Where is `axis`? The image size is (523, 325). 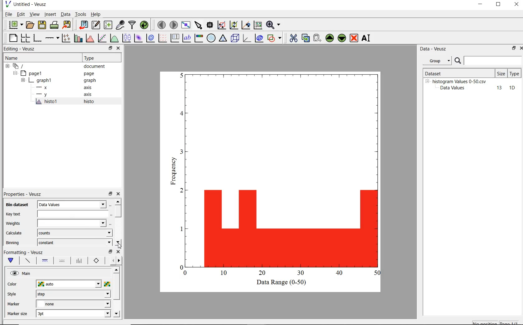 axis is located at coordinates (90, 95).